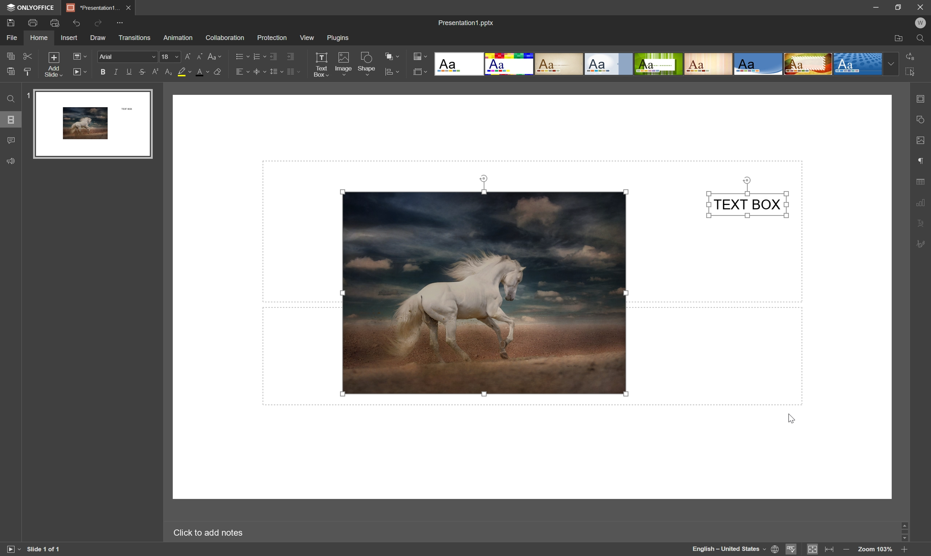 This screenshot has width=931, height=556. What do you see at coordinates (204, 72) in the screenshot?
I see `font color` at bounding box center [204, 72].